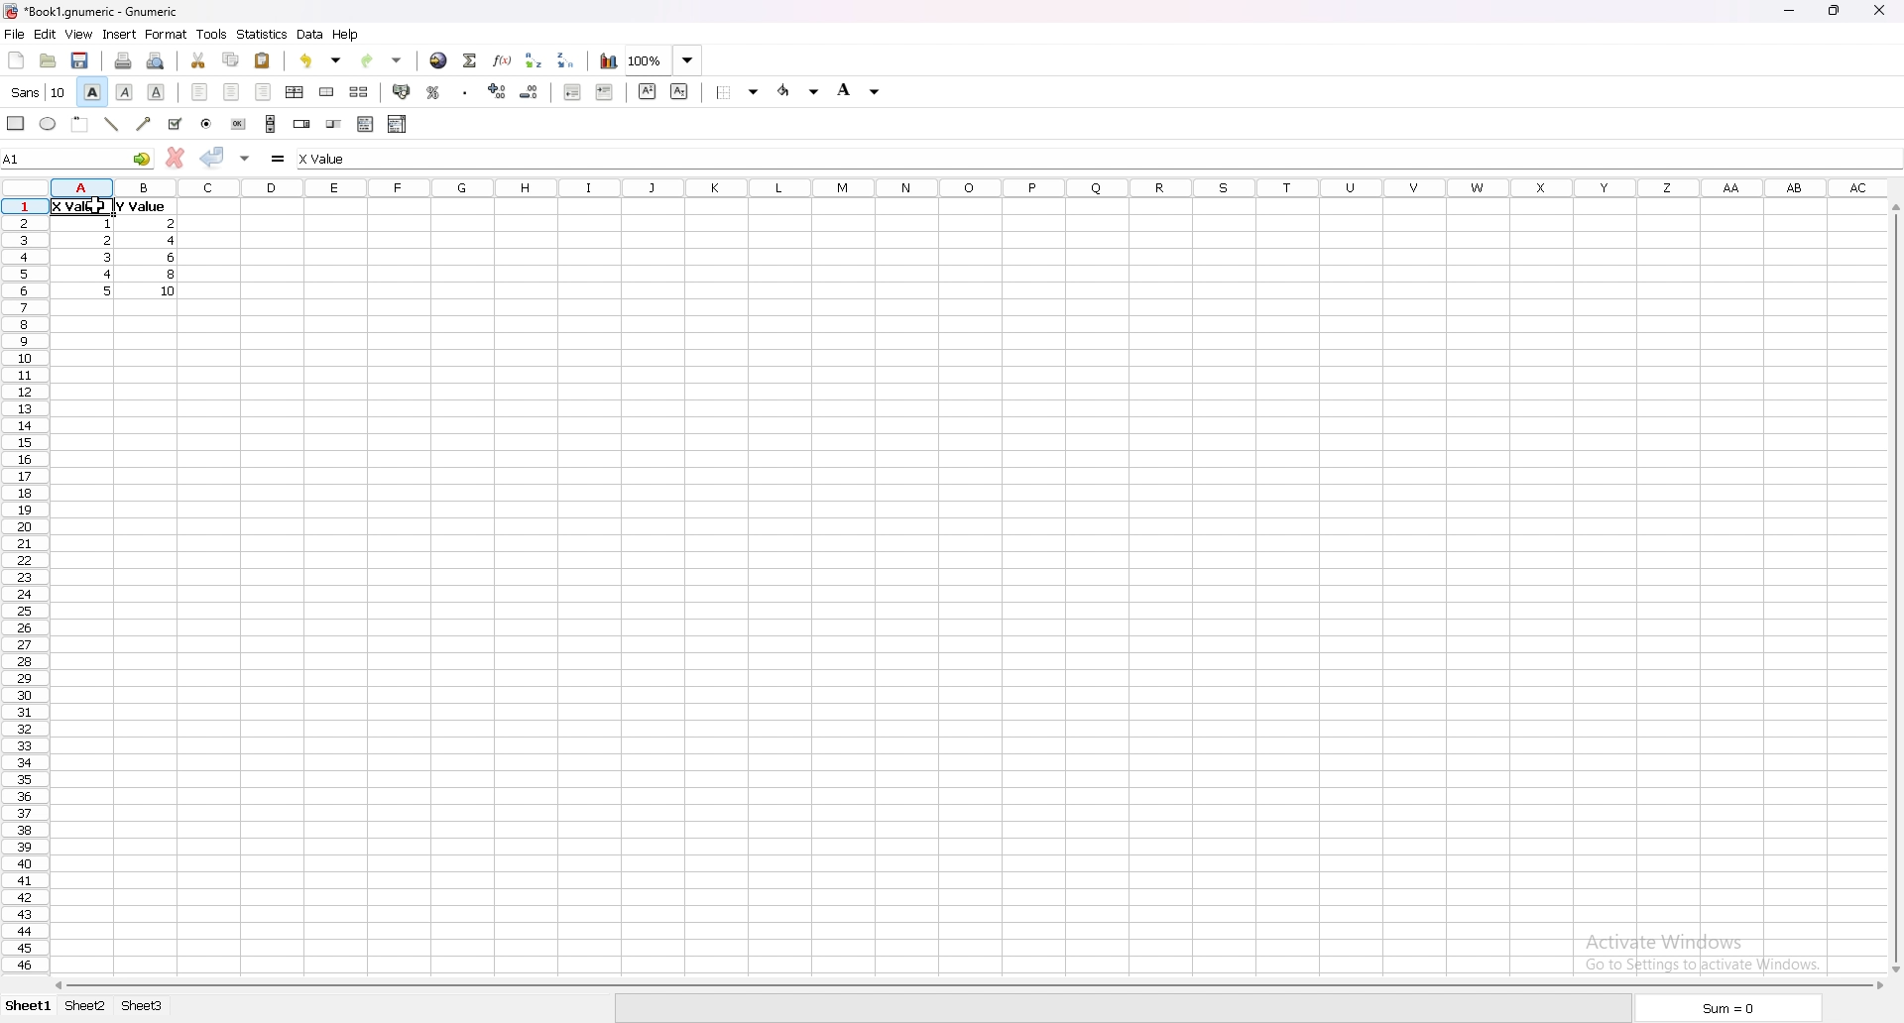 This screenshot has width=1904, height=1023. What do you see at coordinates (93, 206) in the screenshot?
I see `cursor` at bounding box center [93, 206].